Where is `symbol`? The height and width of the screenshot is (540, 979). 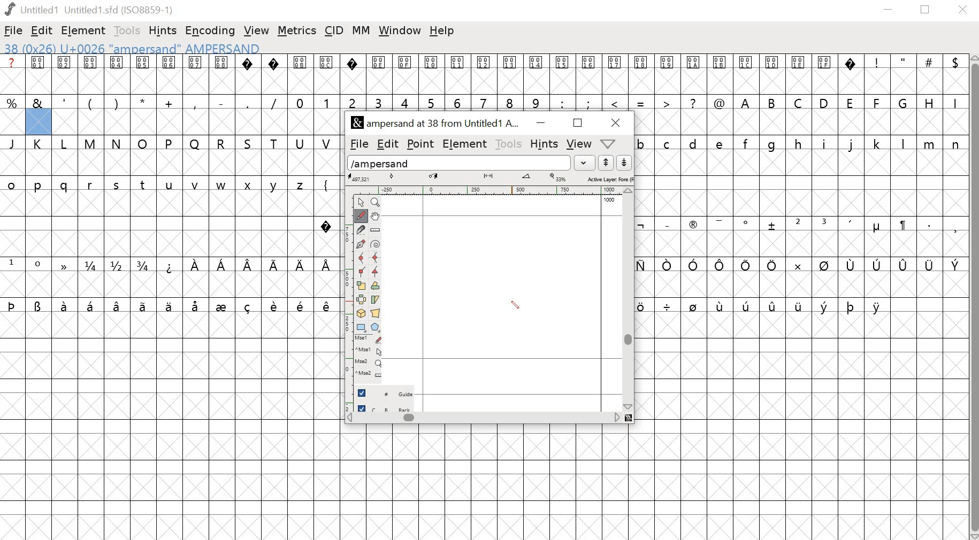 symbol is located at coordinates (223, 305).